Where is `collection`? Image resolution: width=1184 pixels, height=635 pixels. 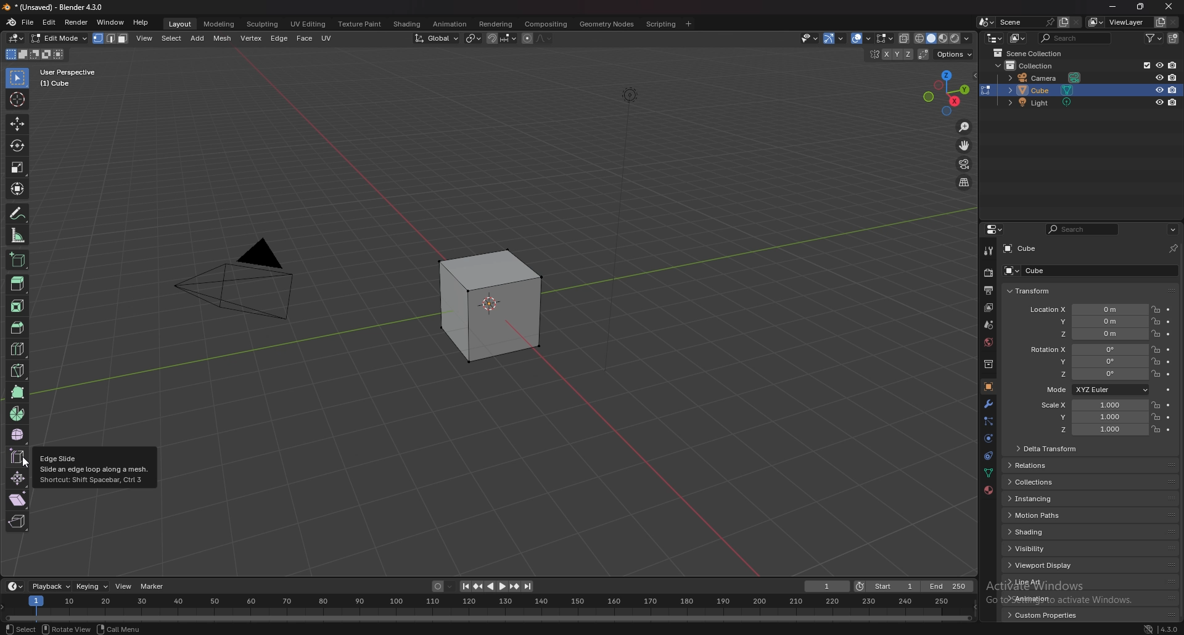
collection is located at coordinates (1032, 65).